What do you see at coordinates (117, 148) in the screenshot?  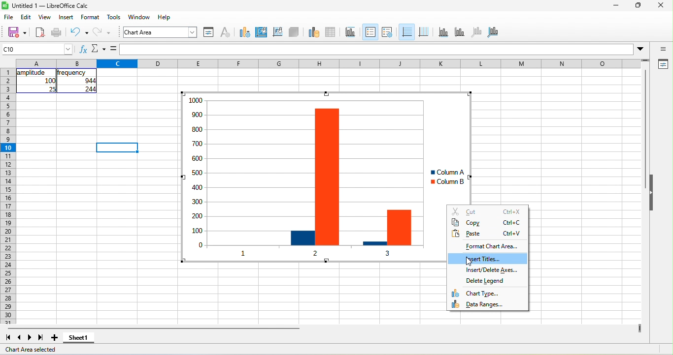 I see `Selected cell highlighted` at bounding box center [117, 148].